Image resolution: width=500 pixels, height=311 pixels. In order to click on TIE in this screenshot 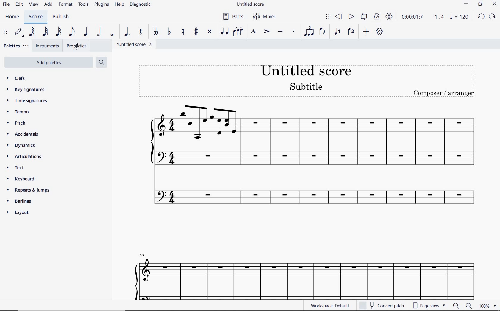, I will do `click(225, 31)`.